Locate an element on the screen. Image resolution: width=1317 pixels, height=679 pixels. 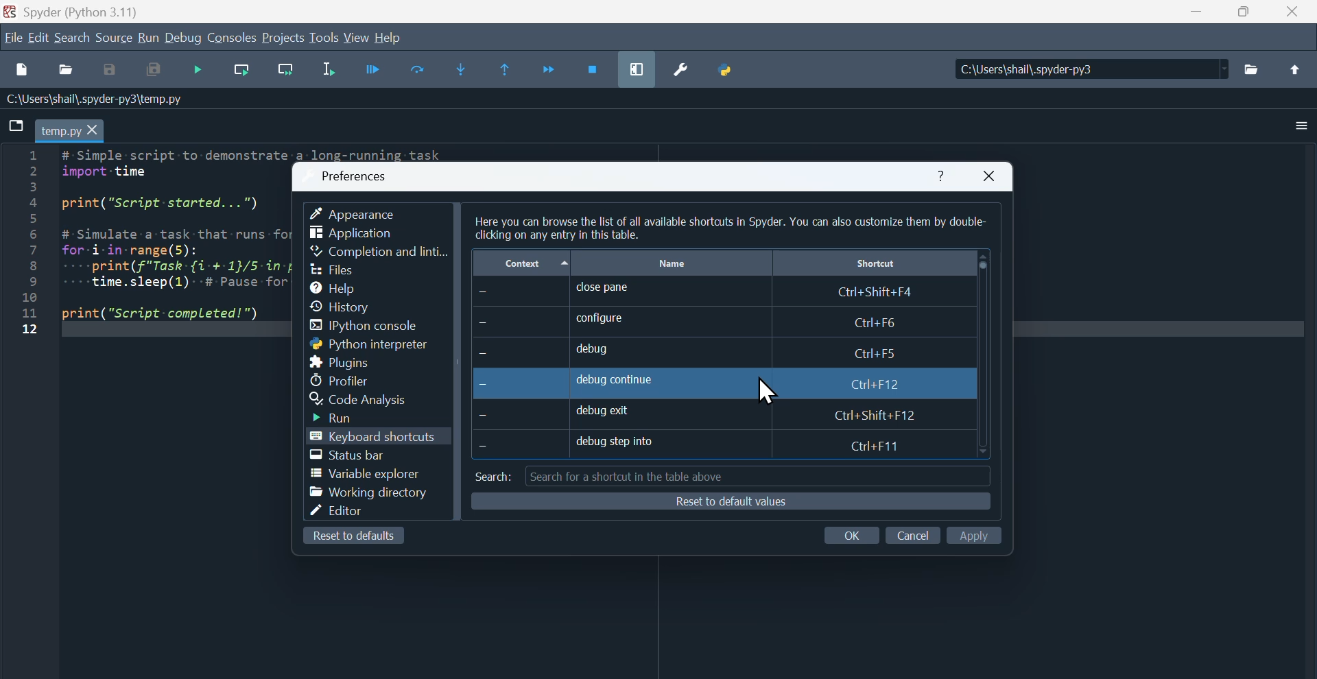
Python interpreters is located at coordinates (353, 344).